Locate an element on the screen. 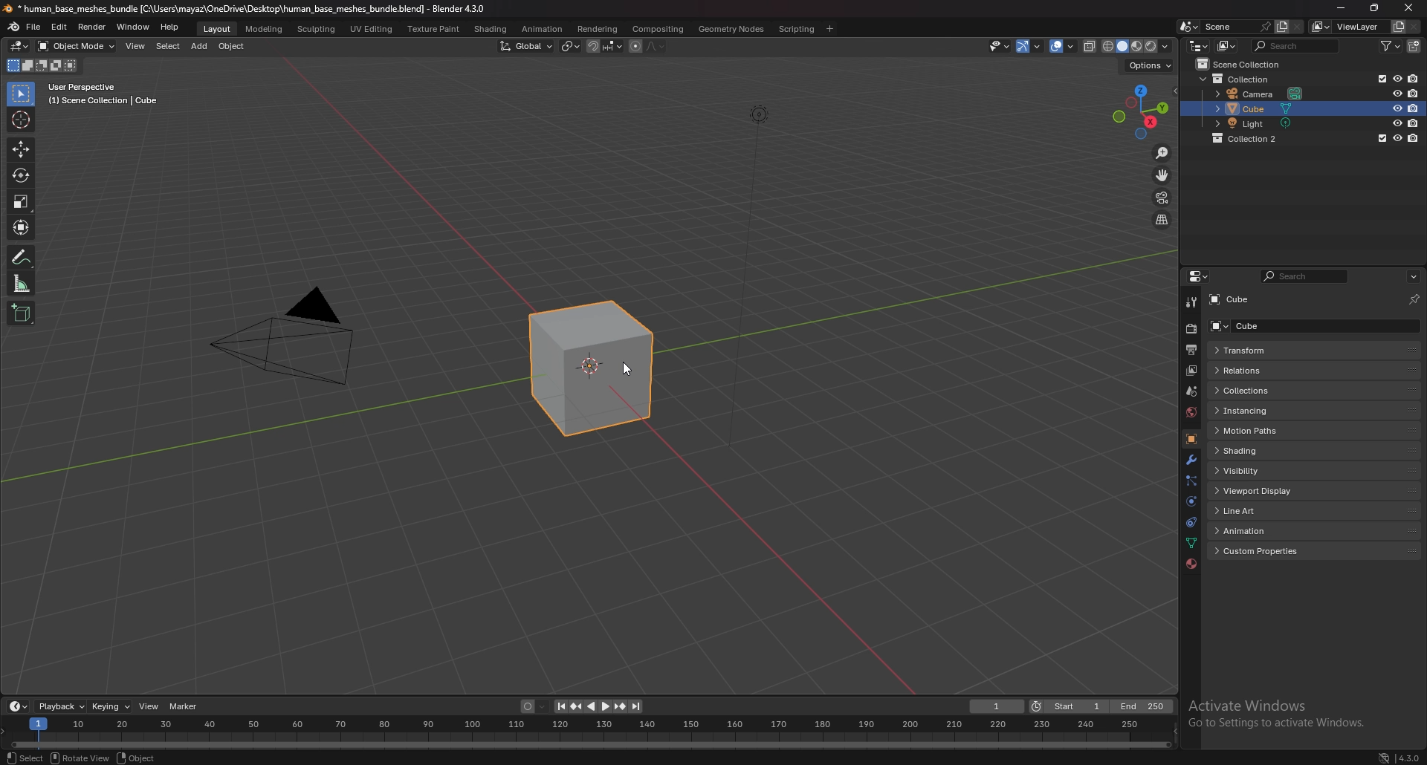 The image size is (1427, 765). sculpting is located at coordinates (318, 28).